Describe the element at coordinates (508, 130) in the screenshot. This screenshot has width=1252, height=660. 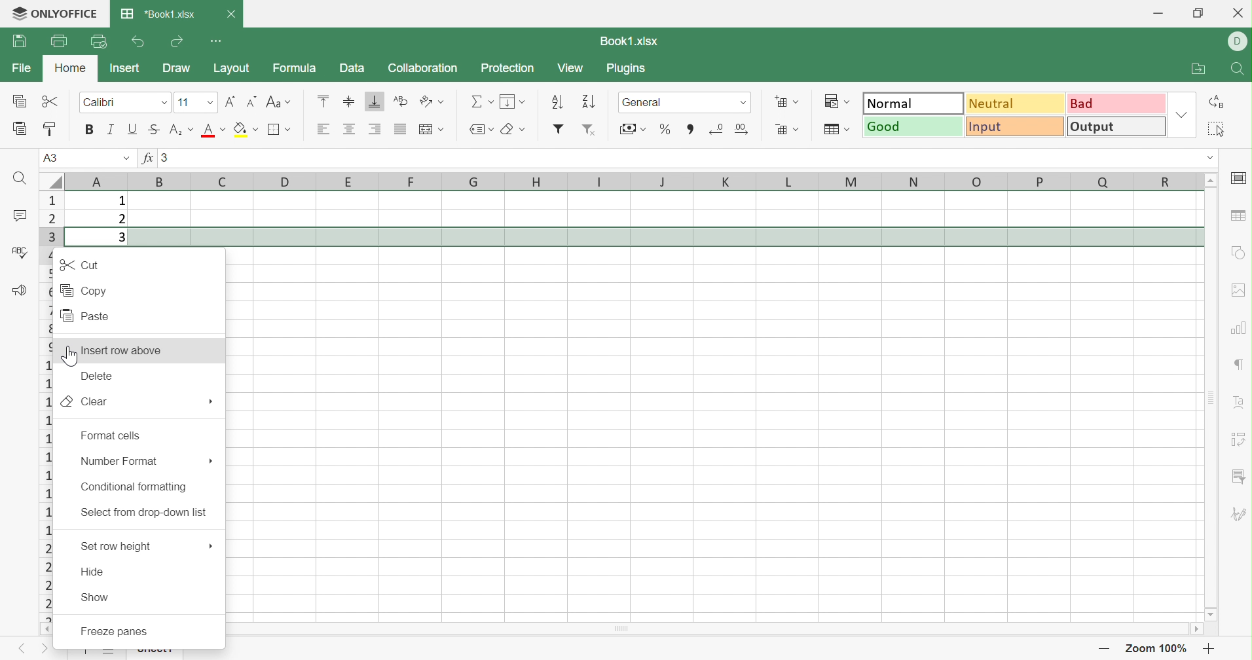
I see `Clear` at that location.